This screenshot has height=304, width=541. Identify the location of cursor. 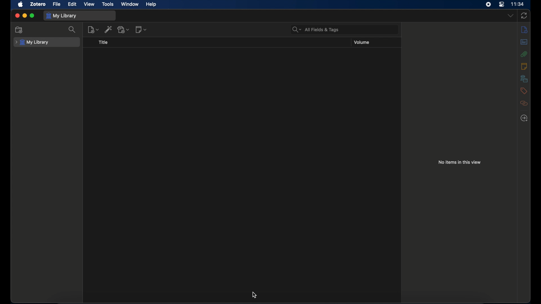
(254, 295).